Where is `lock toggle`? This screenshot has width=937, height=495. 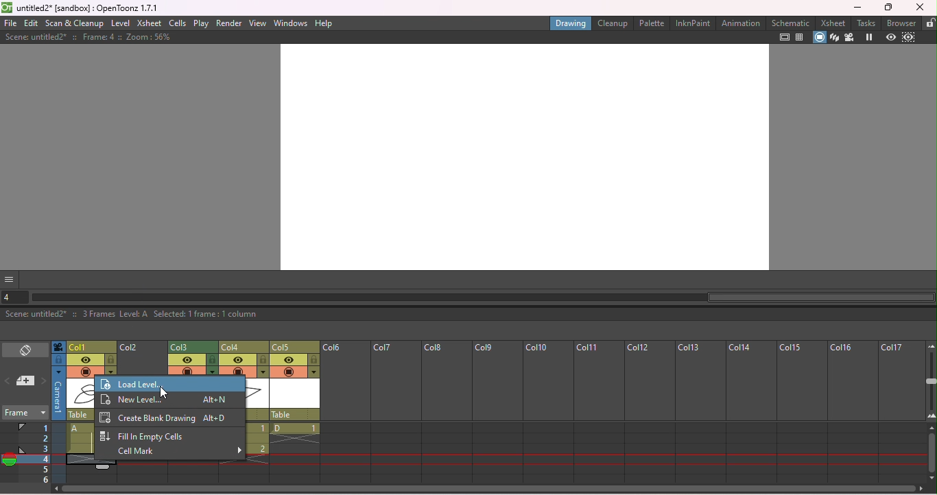 lock toggle is located at coordinates (111, 360).